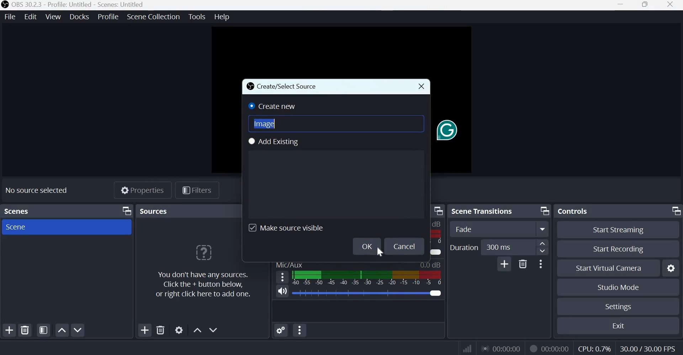 The image size is (683, 355). Describe the element at coordinates (144, 329) in the screenshot. I see `Add source(s)` at that location.